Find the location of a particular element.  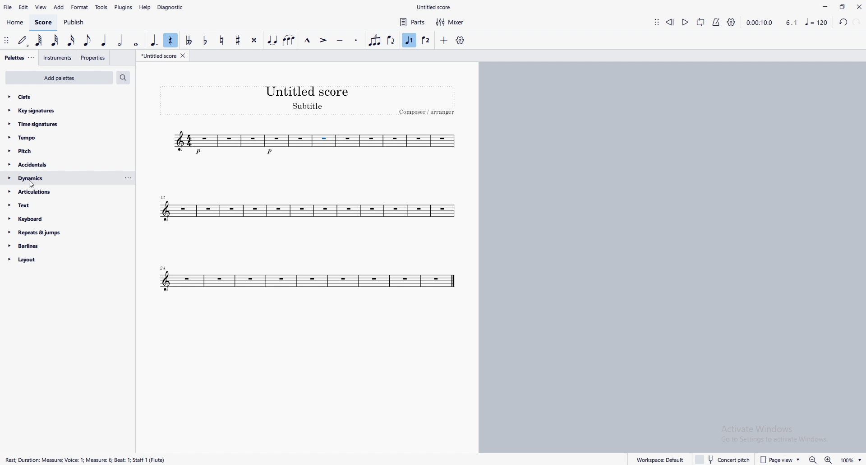

tools is located at coordinates (101, 7).